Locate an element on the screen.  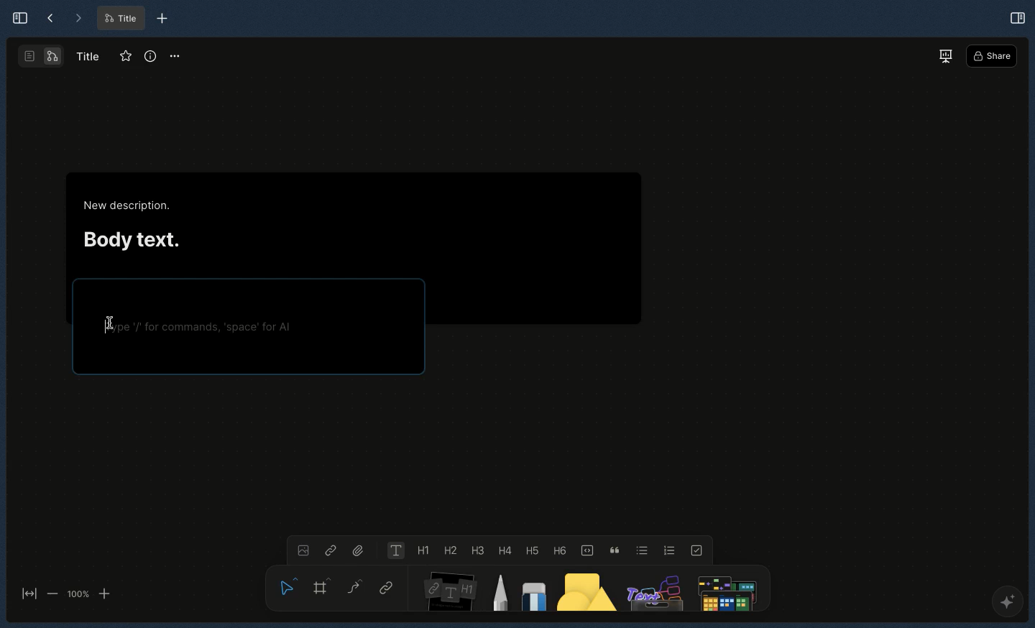
Title is located at coordinates (119, 19).